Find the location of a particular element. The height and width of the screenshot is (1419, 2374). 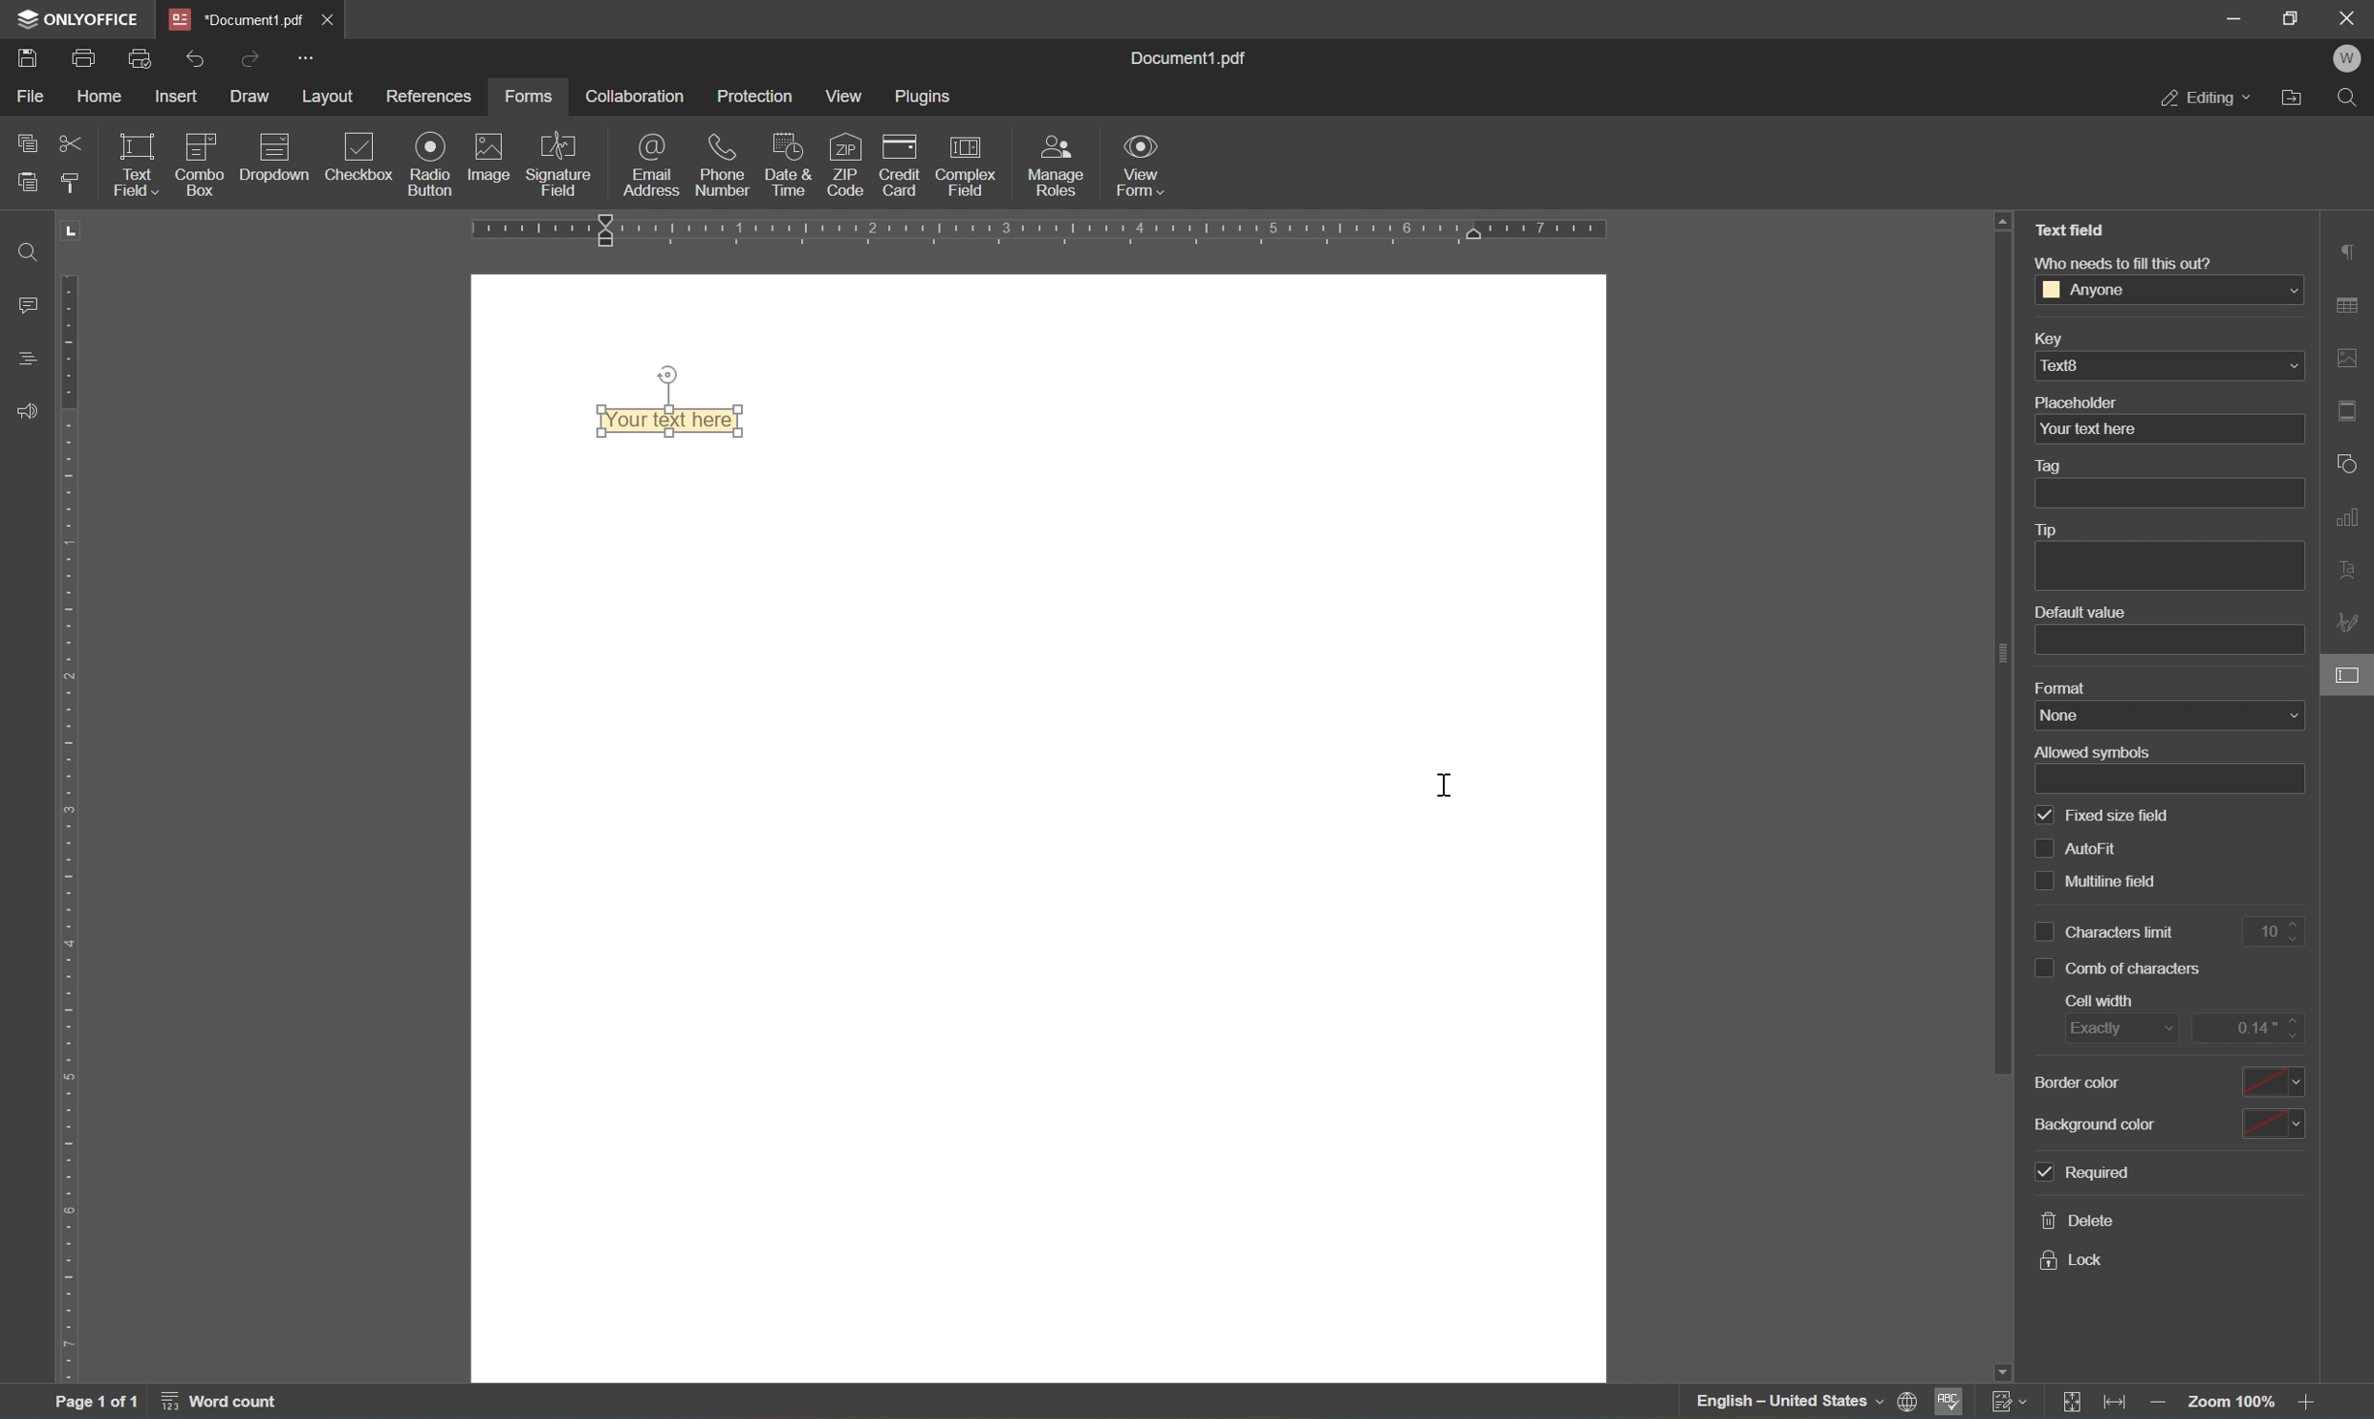

form settings is located at coordinates (2350, 673).